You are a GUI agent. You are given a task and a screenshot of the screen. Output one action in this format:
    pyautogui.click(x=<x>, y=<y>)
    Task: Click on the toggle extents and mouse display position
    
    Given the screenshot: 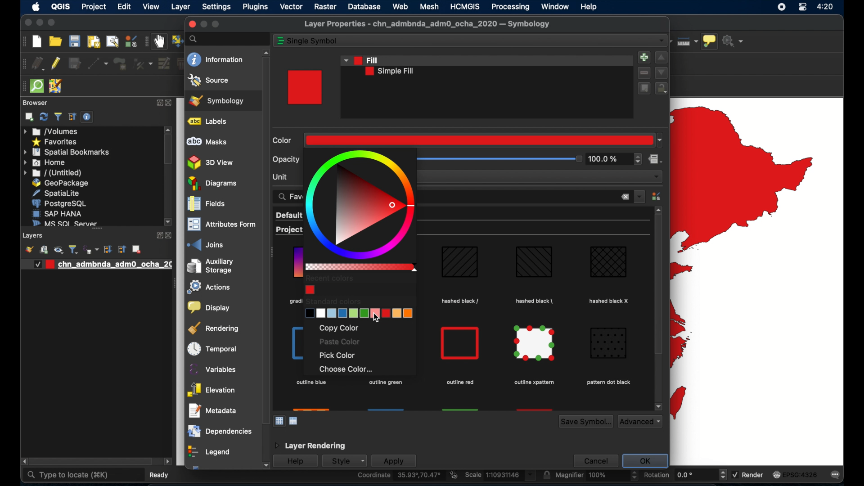 What is the action you would take?
    pyautogui.click(x=453, y=475)
    